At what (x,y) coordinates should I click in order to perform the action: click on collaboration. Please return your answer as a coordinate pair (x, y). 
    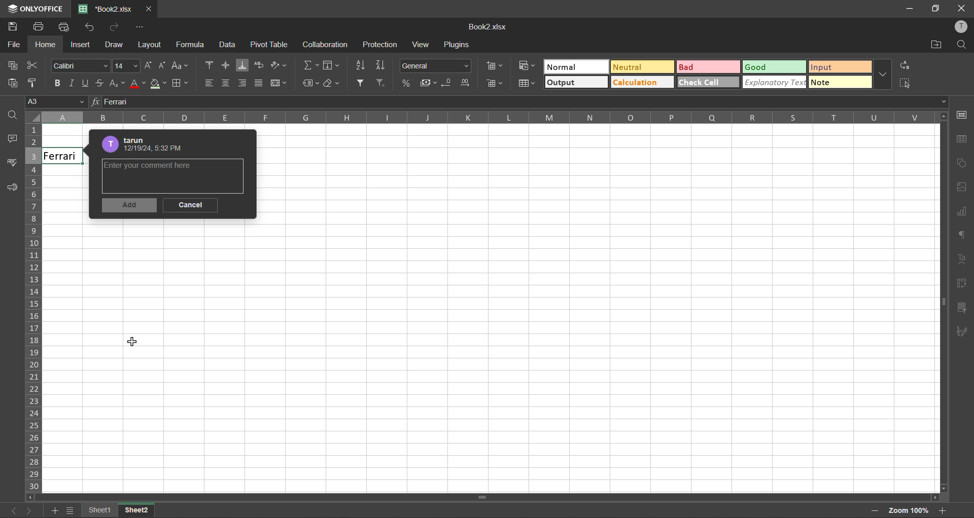
    Looking at the image, I should click on (325, 45).